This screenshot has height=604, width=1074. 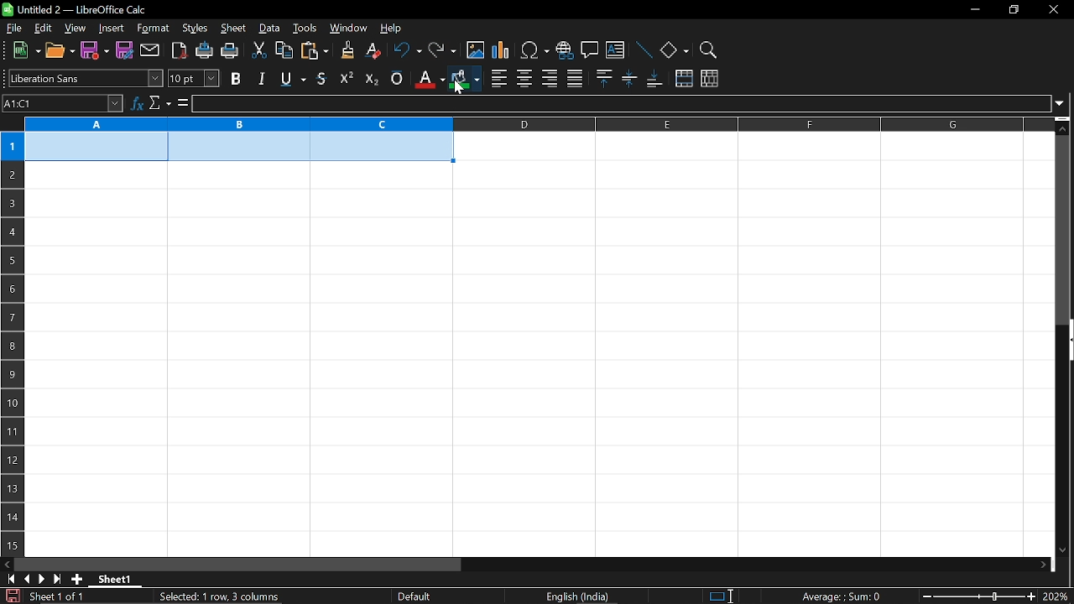 I want to click on save as, so click(x=124, y=49).